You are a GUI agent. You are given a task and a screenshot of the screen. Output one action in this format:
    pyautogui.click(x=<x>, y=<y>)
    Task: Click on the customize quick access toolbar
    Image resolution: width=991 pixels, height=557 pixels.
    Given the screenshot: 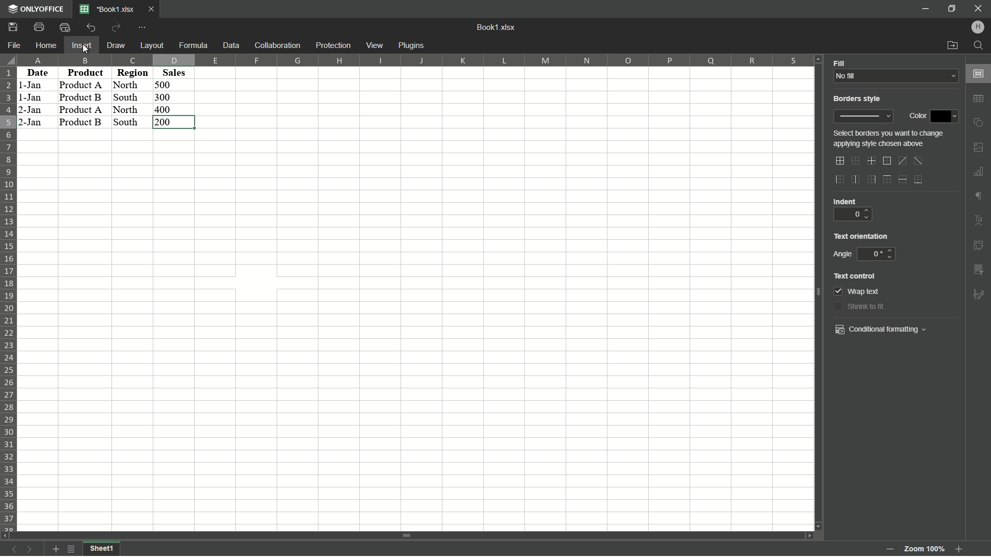 What is the action you would take?
    pyautogui.click(x=143, y=28)
    